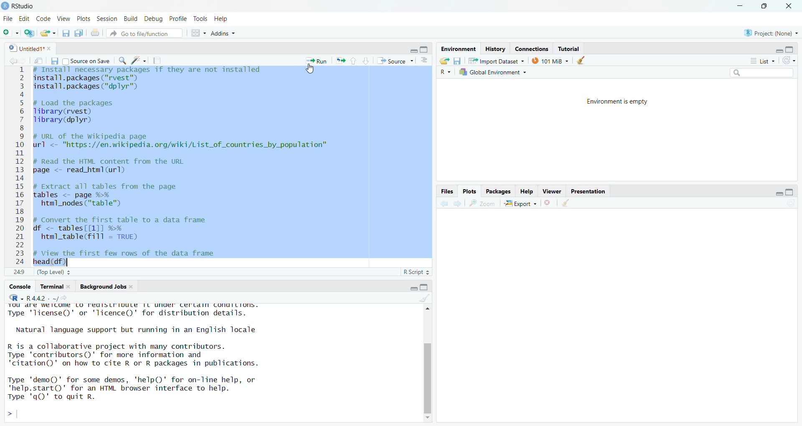 The image size is (802, 426). I want to click on minimize, so click(779, 51).